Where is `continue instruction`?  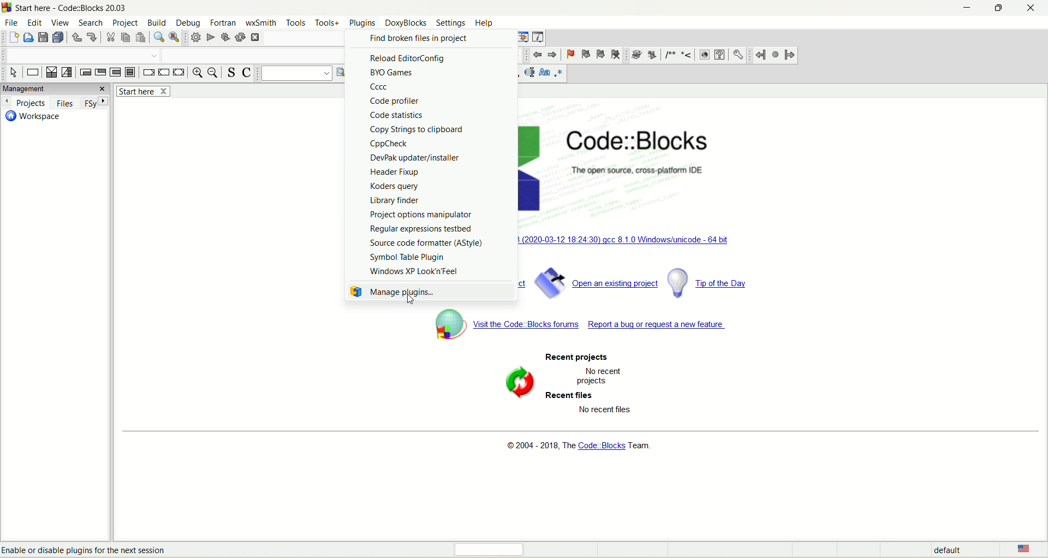 continue instruction is located at coordinates (163, 73).